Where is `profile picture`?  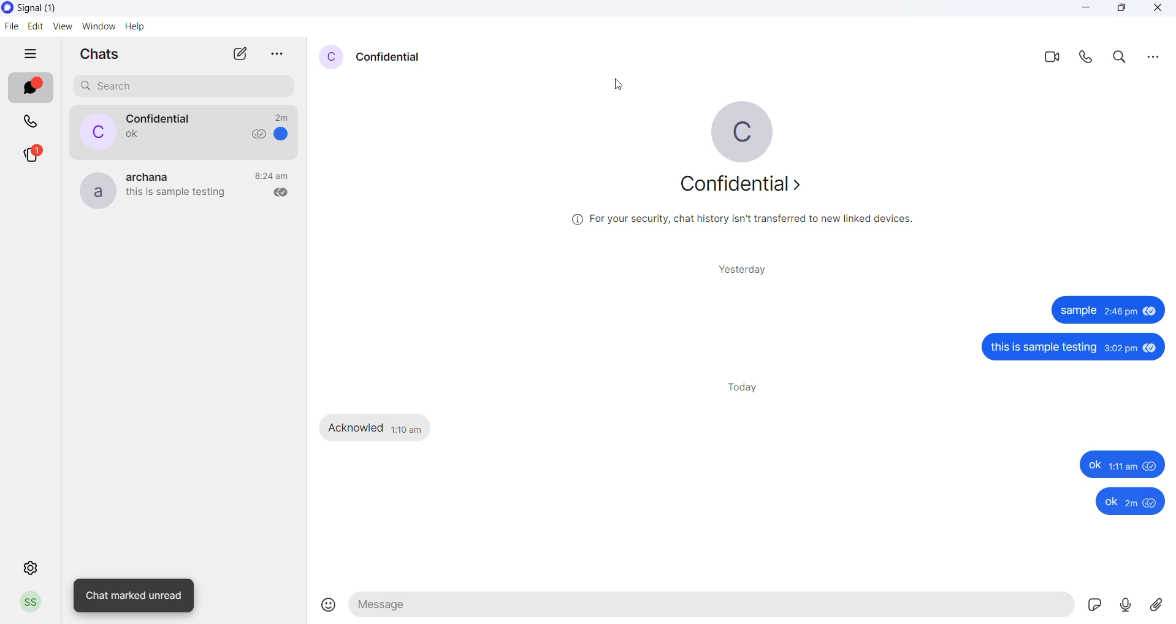
profile picture is located at coordinates (90, 132).